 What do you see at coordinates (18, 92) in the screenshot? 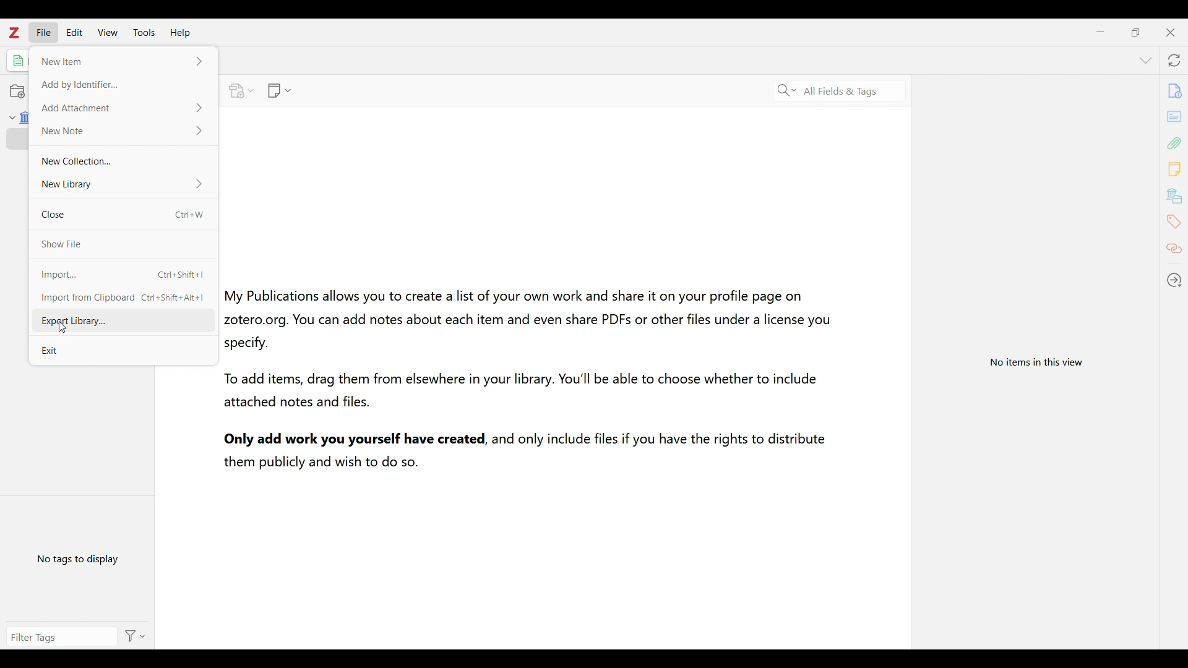
I see `Add new collection` at bounding box center [18, 92].